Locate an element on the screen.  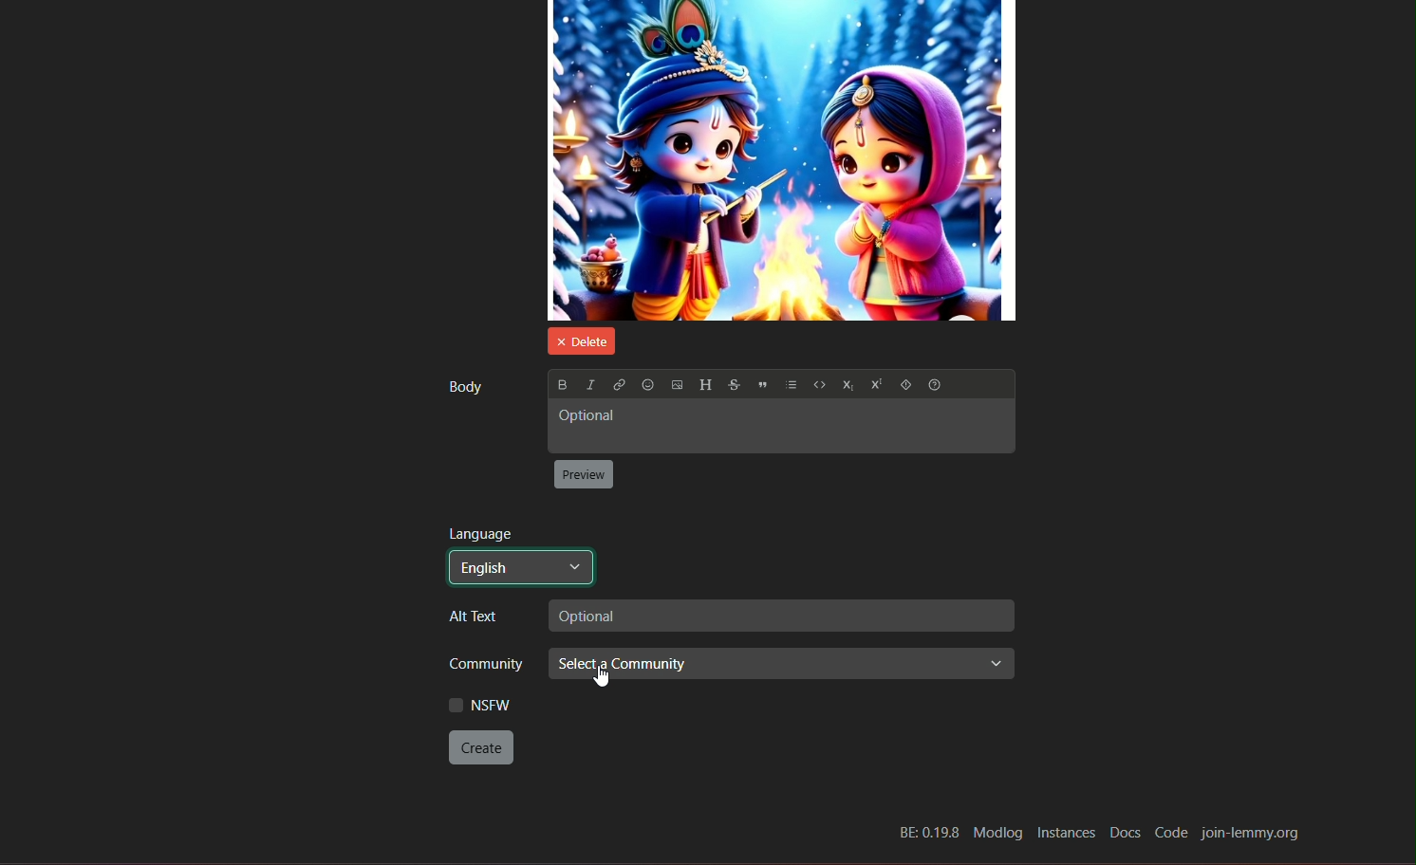
 is located at coordinates (938, 386).